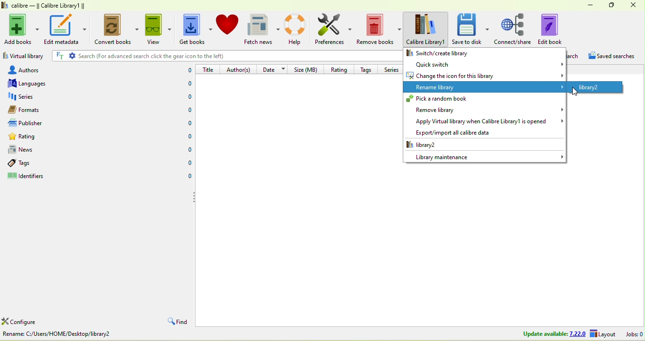 This screenshot has height=341, width=645. Describe the element at coordinates (392, 69) in the screenshot. I see `series` at that location.